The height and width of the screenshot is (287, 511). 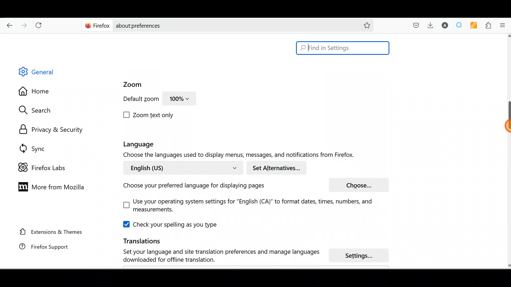 What do you see at coordinates (459, 25) in the screenshot?
I see `Multiple search & highlight` at bounding box center [459, 25].